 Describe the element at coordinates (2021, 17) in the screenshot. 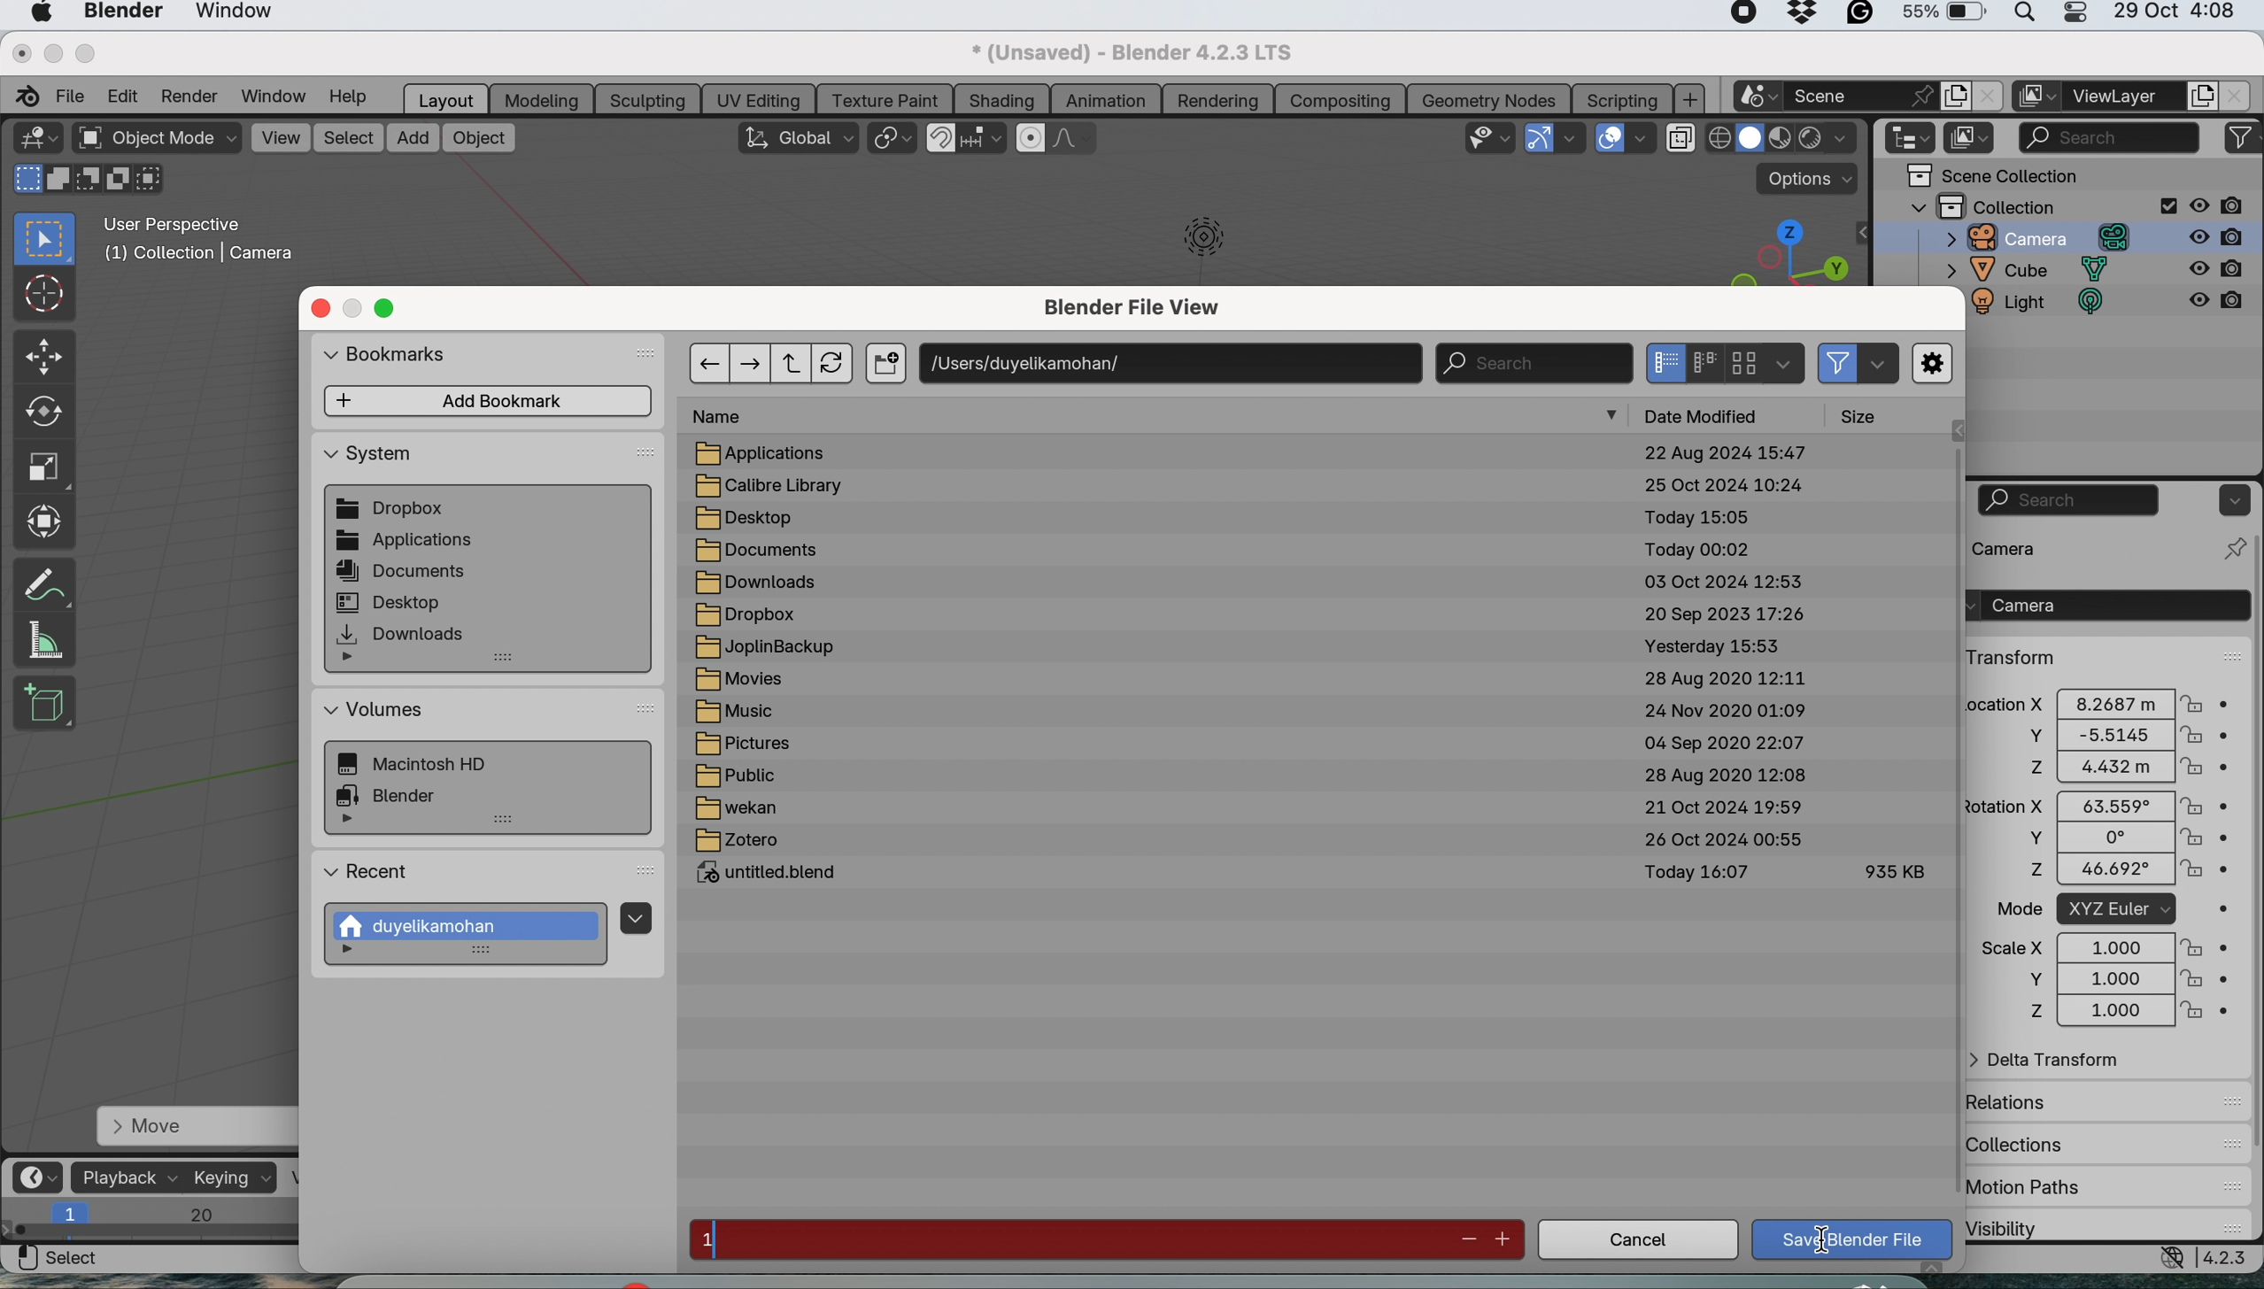

I see `spotlight search` at that location.